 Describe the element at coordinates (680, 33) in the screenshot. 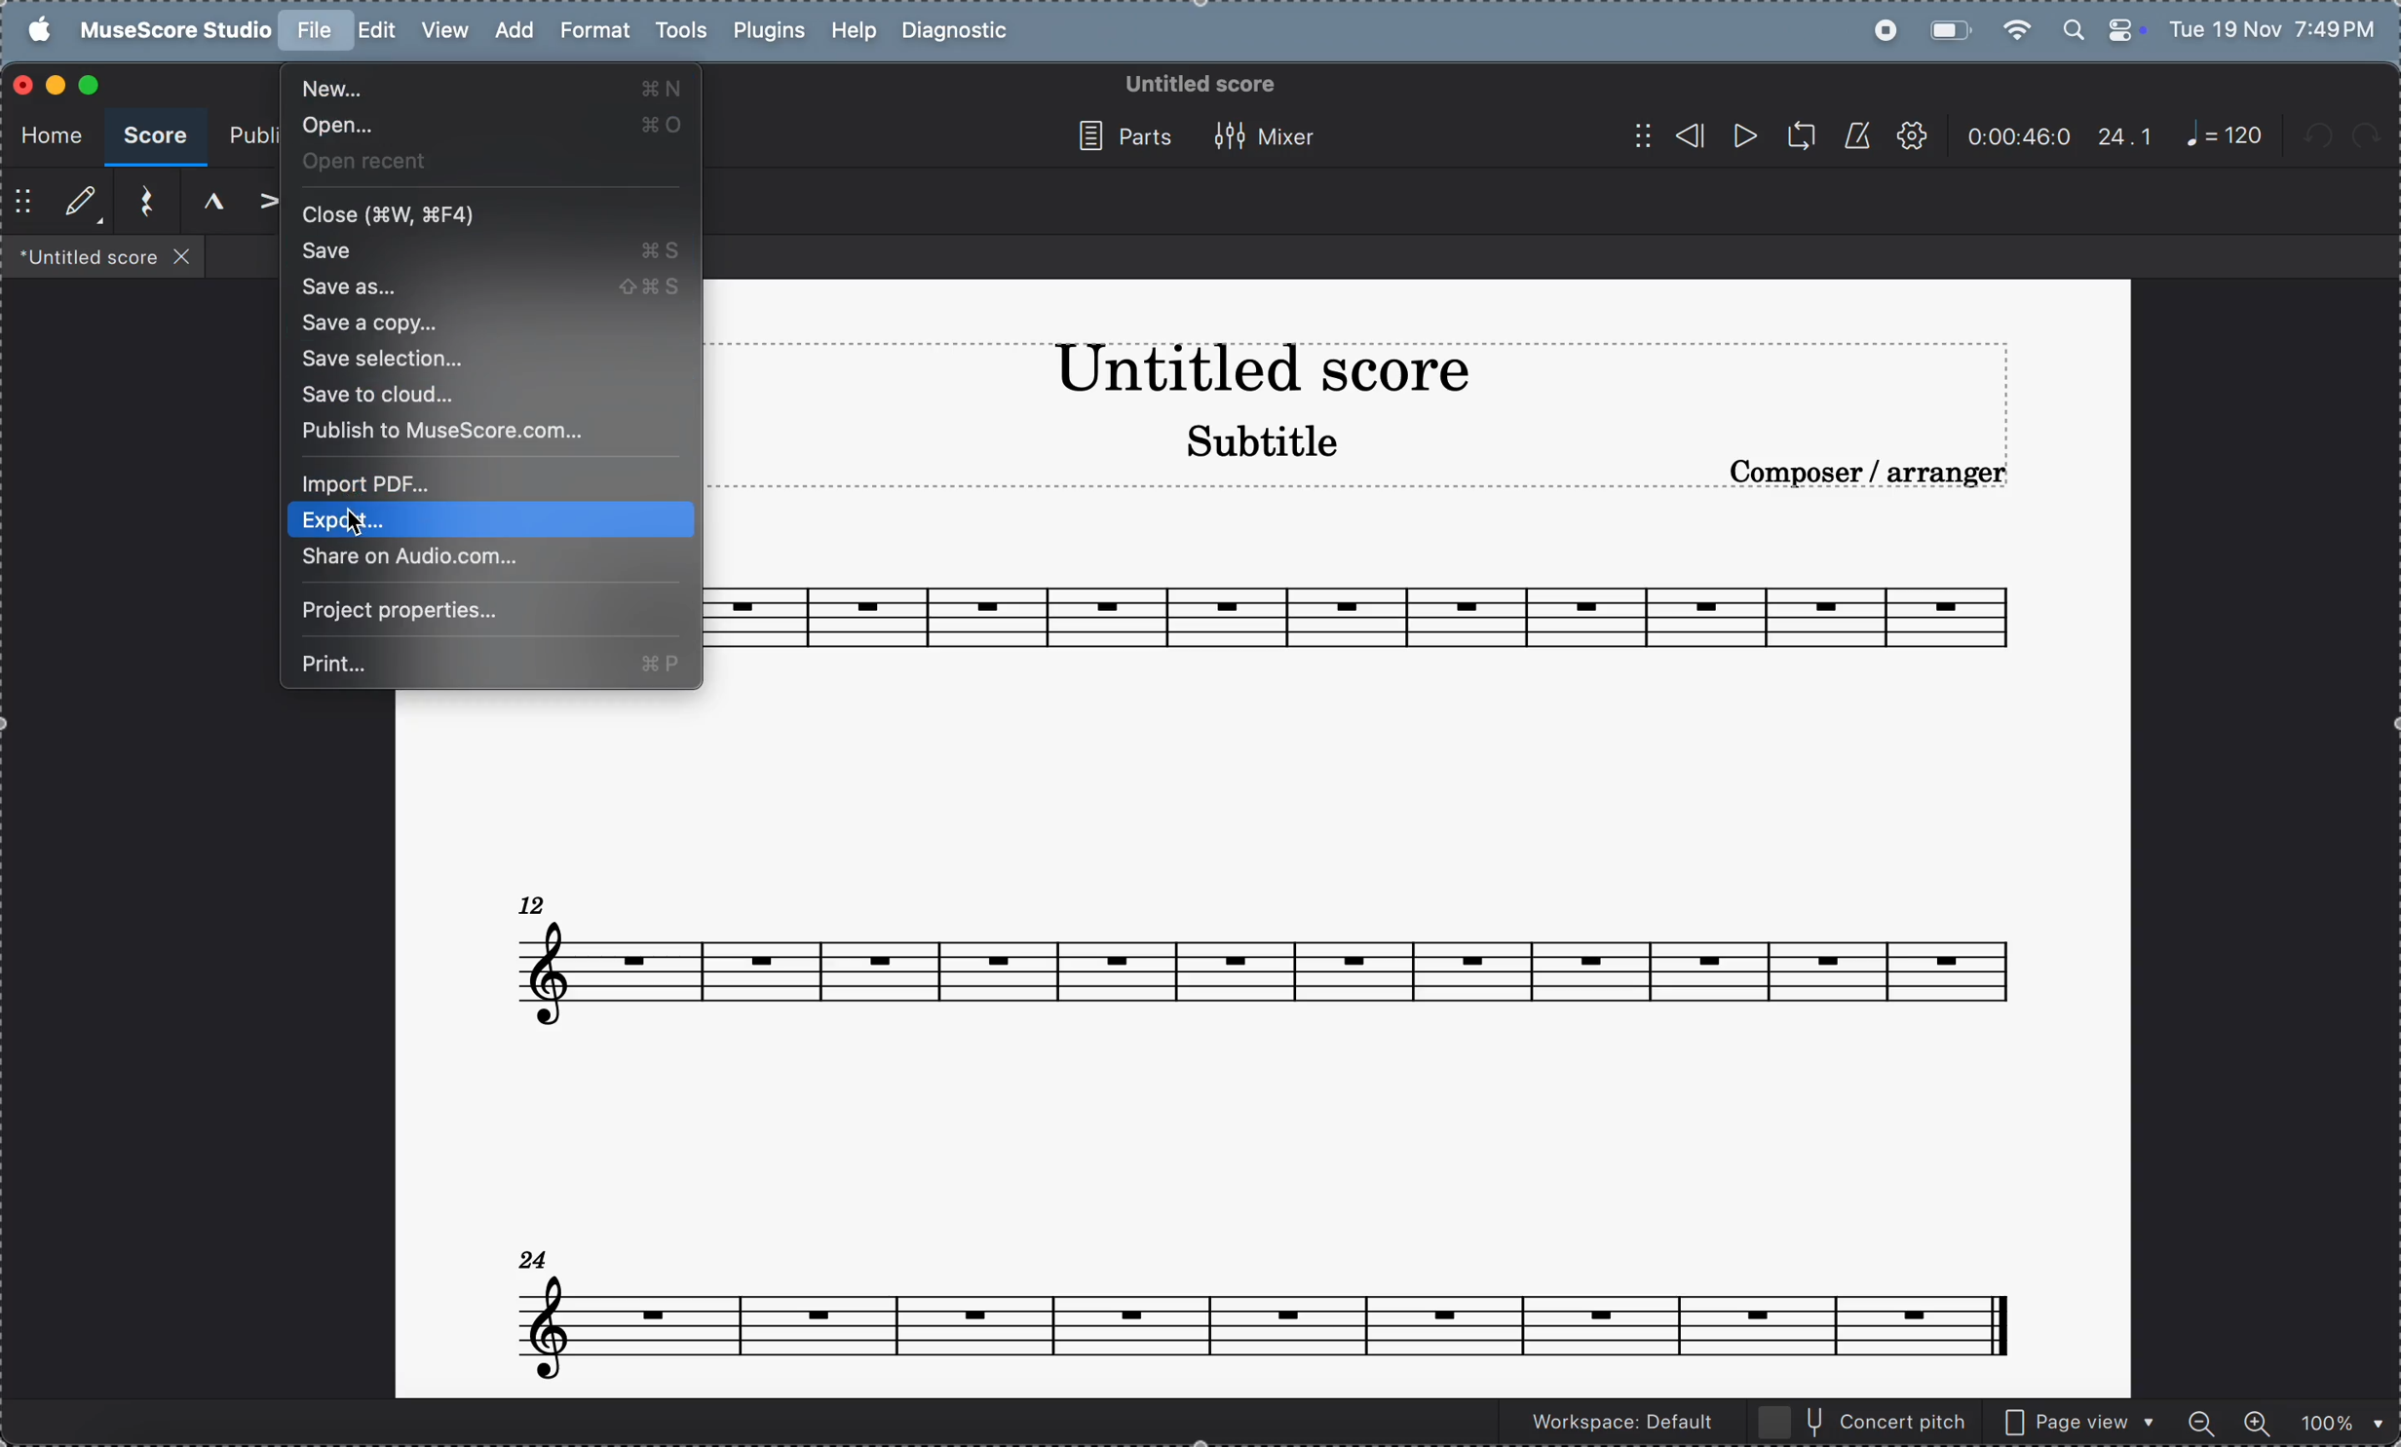

I see `tools` at that location.